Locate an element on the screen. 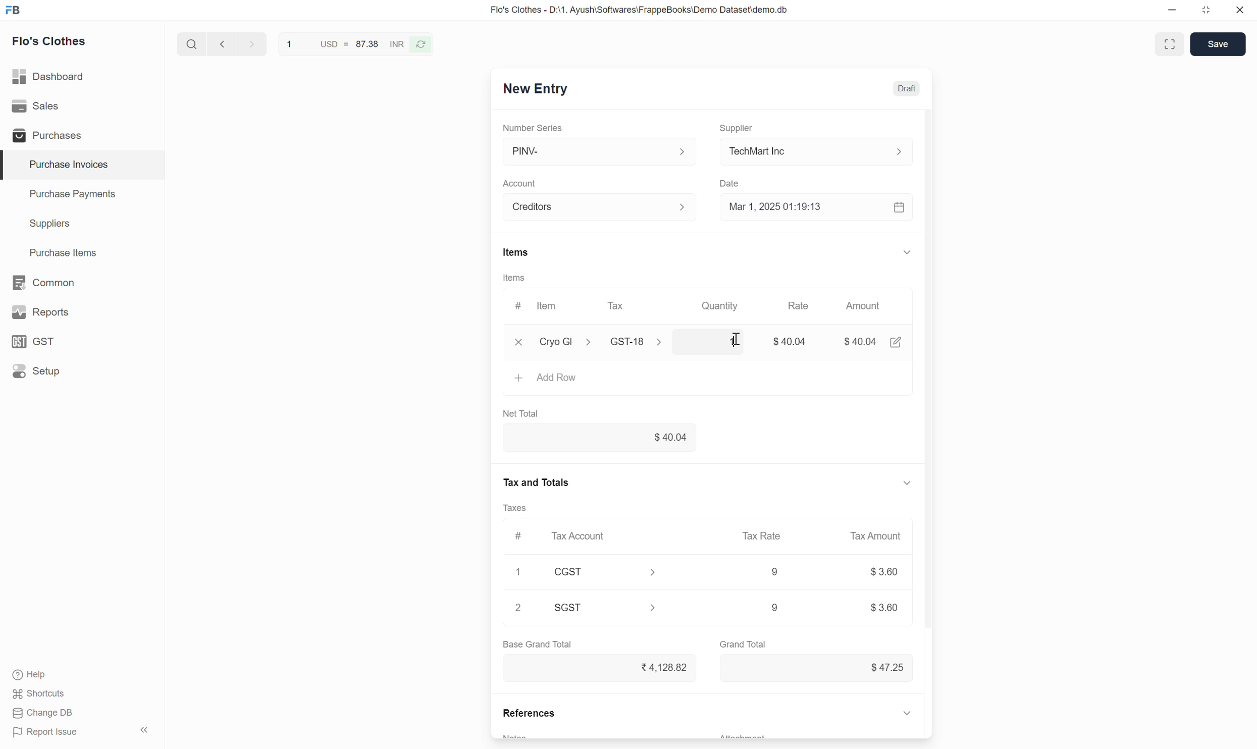 Image resolution: width=1257 pixels, height=749 pixels. Taxes is located at coordinates (519, 508).